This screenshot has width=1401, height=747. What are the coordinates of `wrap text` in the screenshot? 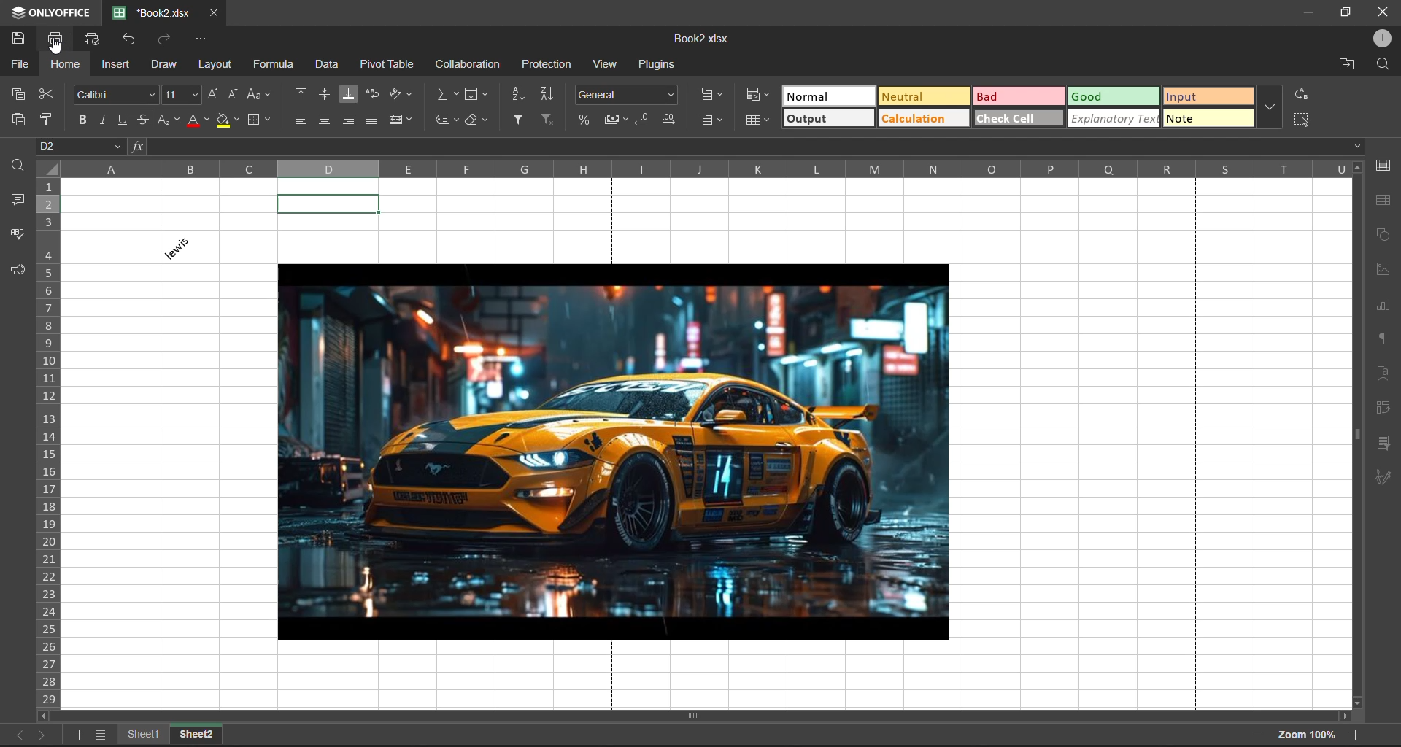 It's located at (374, 94).